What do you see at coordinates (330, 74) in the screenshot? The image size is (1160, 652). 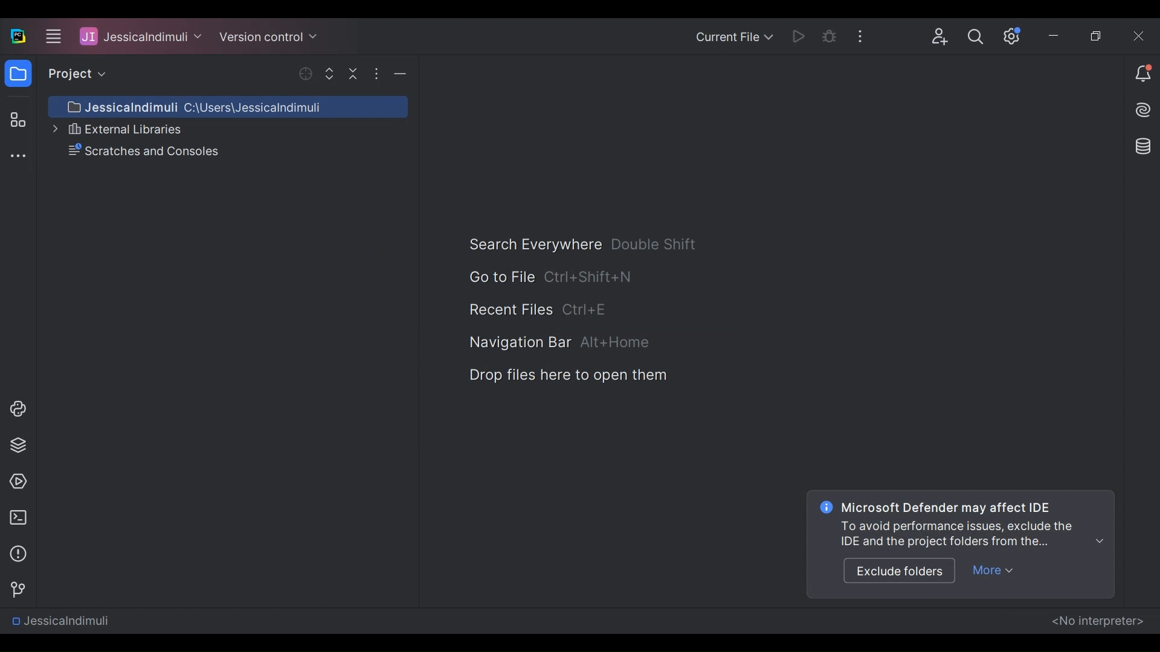 I see `Expand Selected` at bounding box center [330, 74].